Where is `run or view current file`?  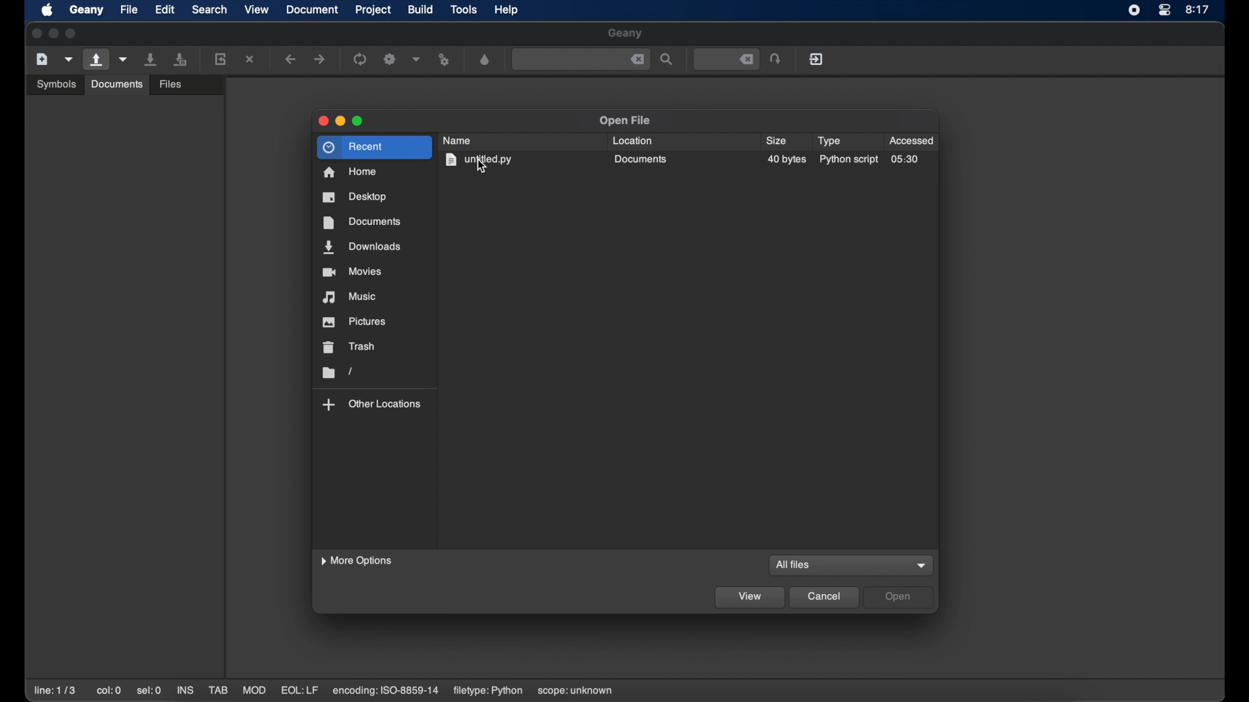
run or view current file is located at coordinates (445, 60).